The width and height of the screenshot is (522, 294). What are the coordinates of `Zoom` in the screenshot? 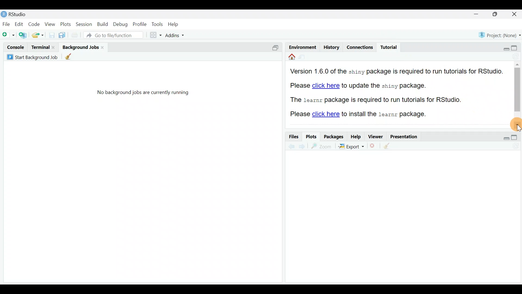 It's located at (321, 146).